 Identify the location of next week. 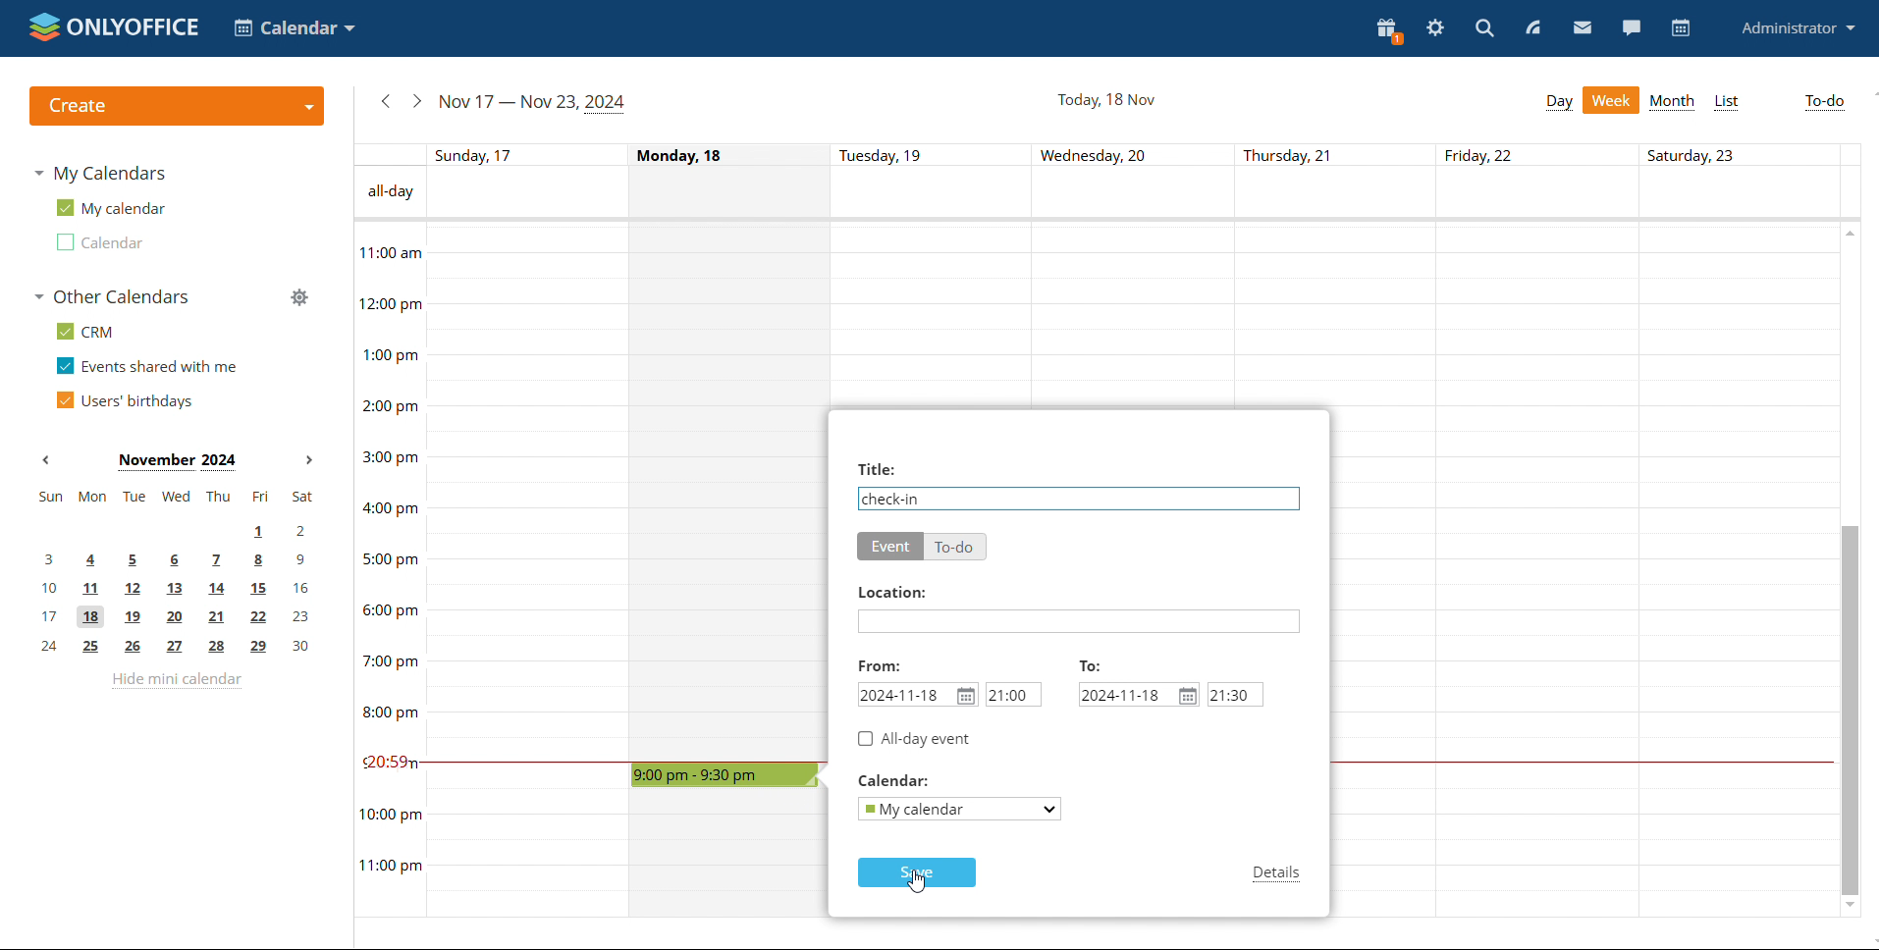
(417, 101).